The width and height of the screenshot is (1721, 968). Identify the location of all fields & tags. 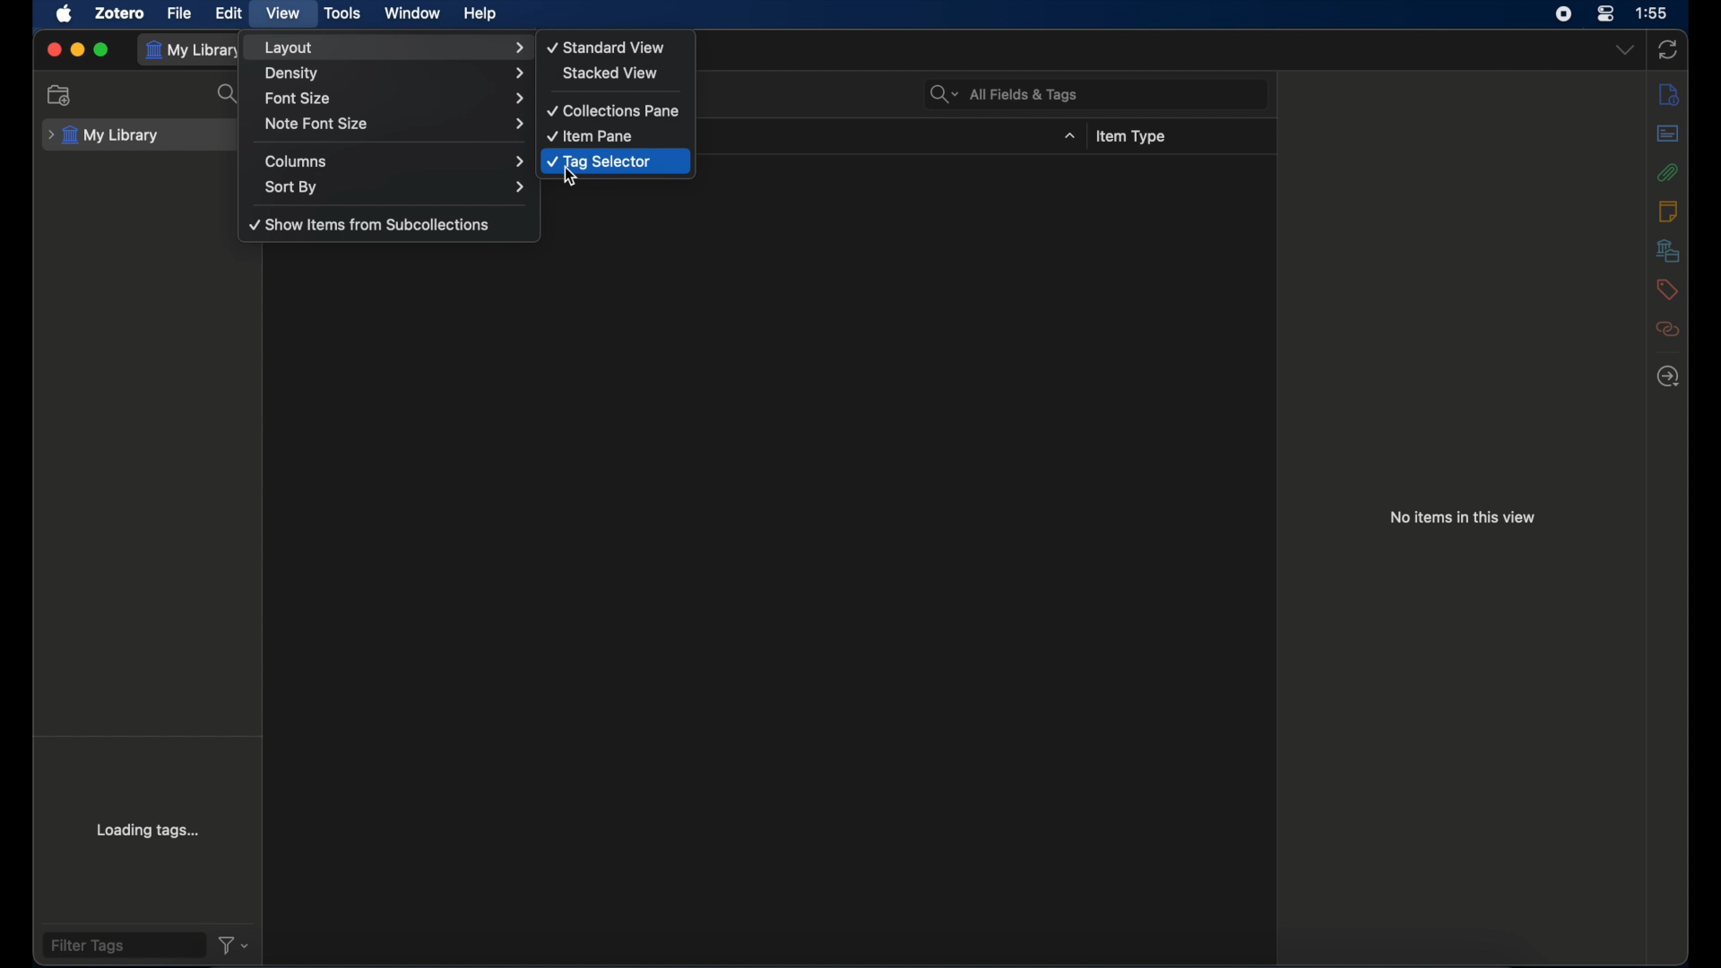
(1006, 95).